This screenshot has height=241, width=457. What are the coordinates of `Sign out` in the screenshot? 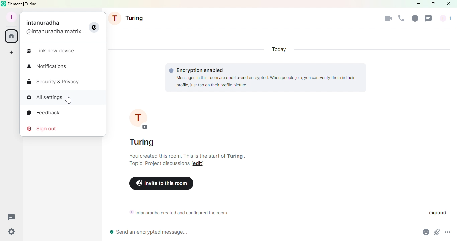 It's located at (45, 129).